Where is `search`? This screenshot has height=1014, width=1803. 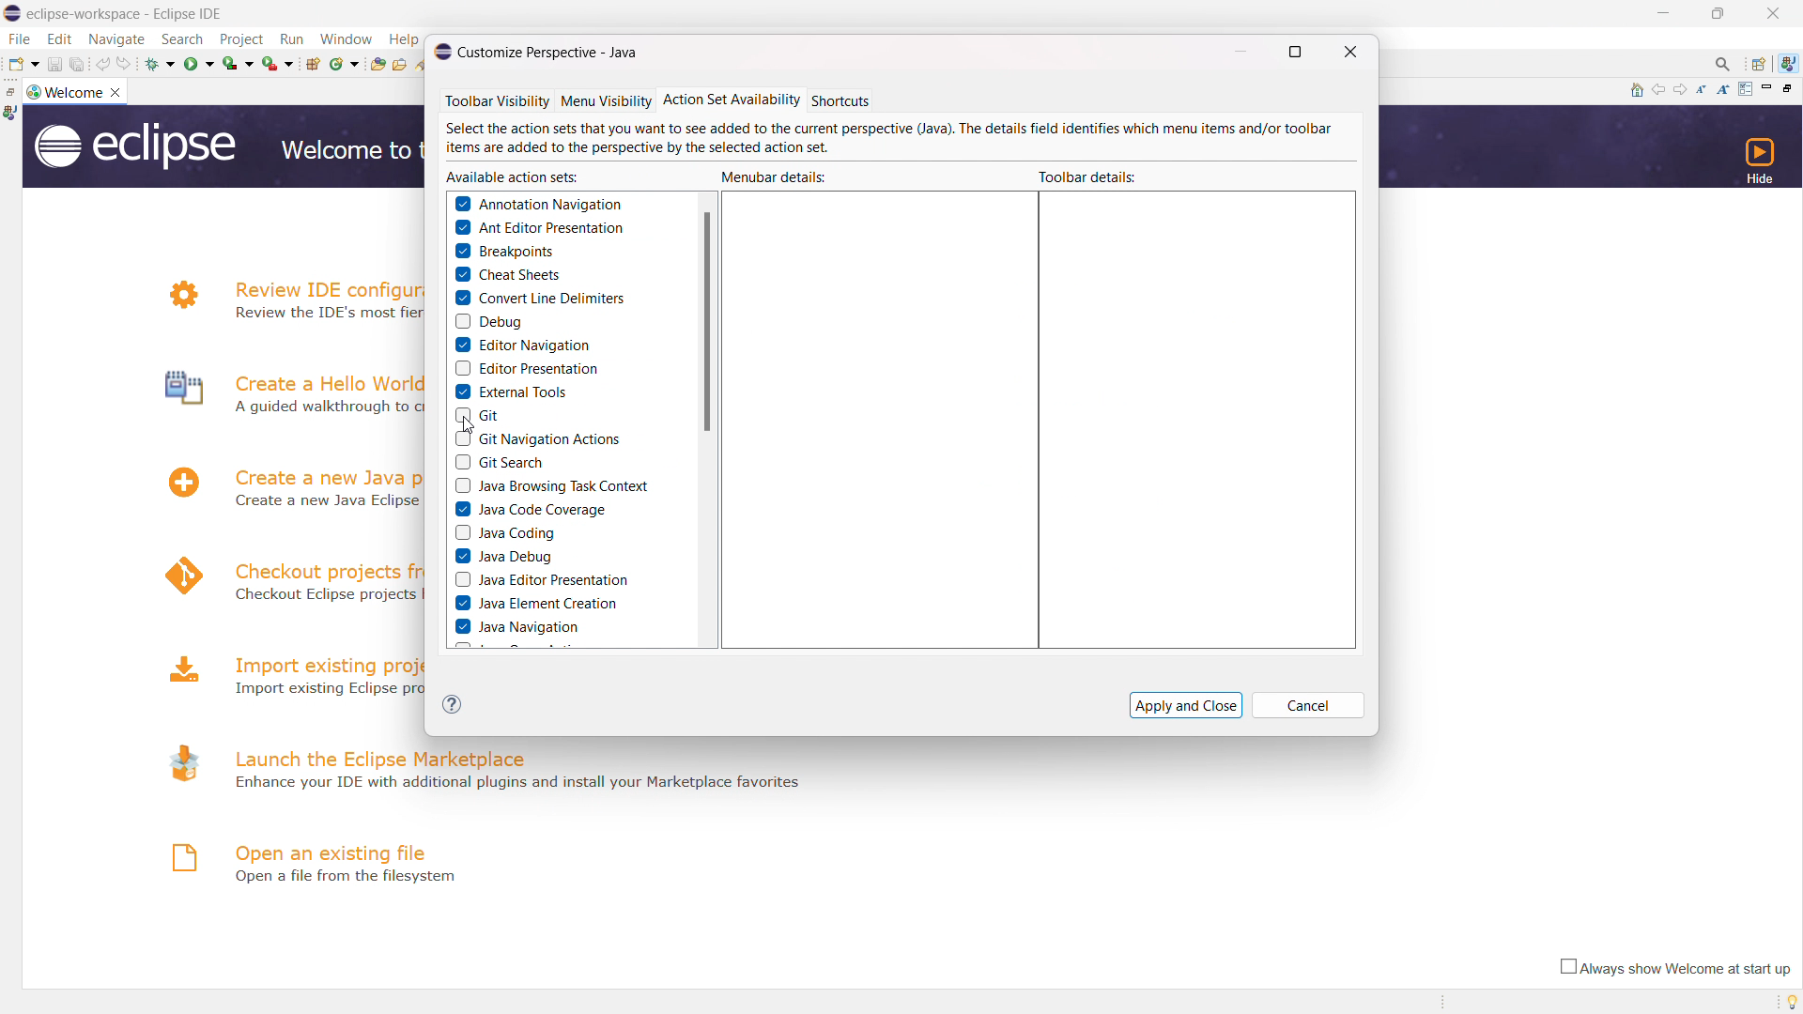 search is located at coordinates (184, 39).